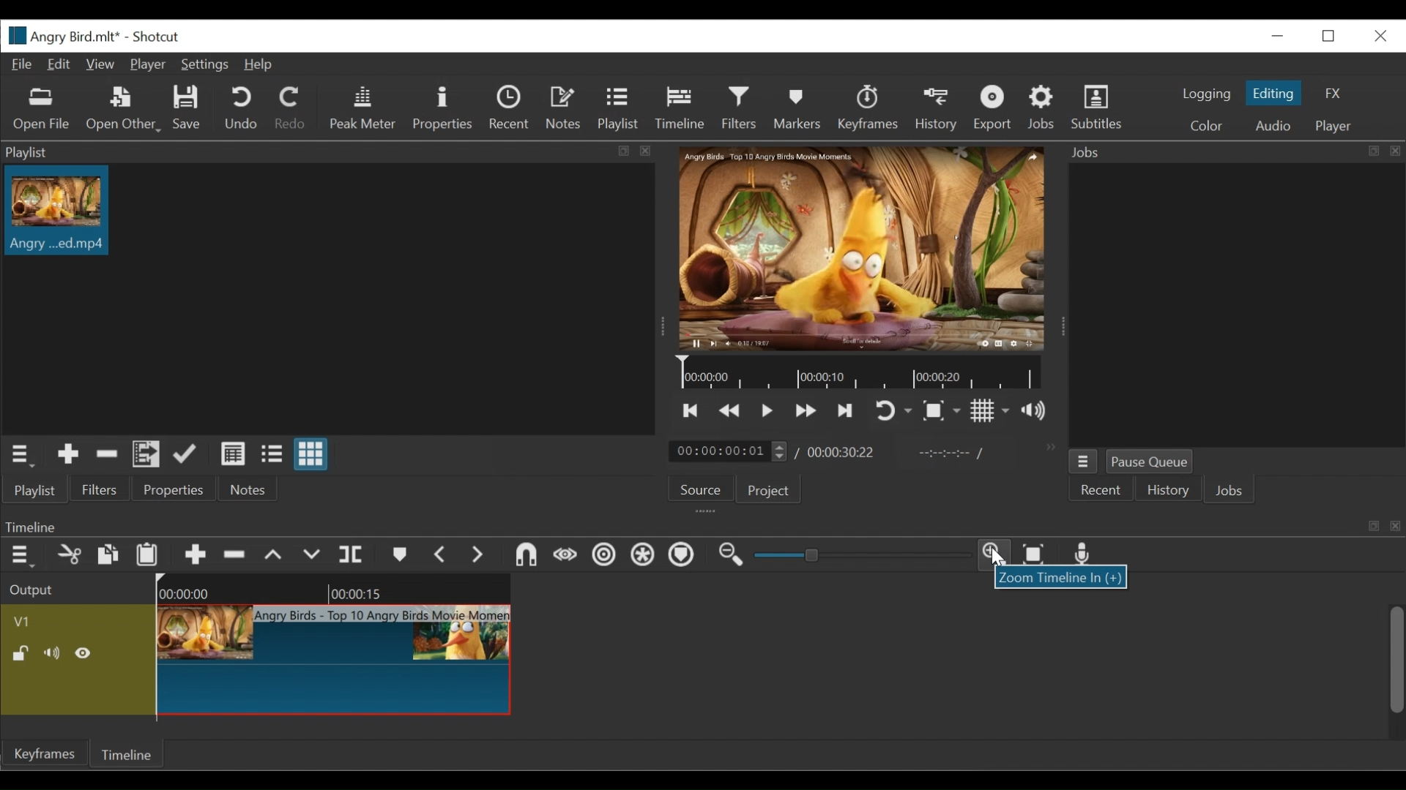 The height and width of the screenshot is (790, 1406). Describe the element at coordinates (330, 152) in the screenshot. I see `Playlist` at that location.